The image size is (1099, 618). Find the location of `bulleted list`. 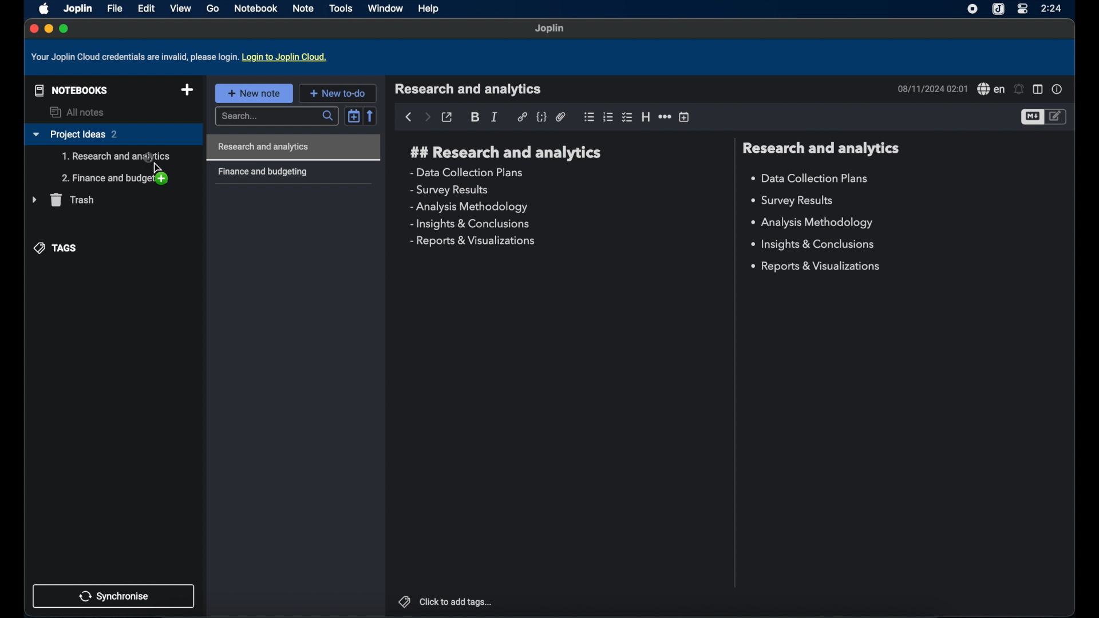

bulleted list is located at coordinates (589, 117).